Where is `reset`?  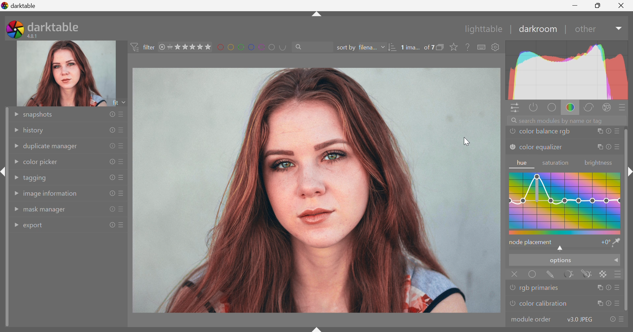 reset is located at coordinates (609, 287).